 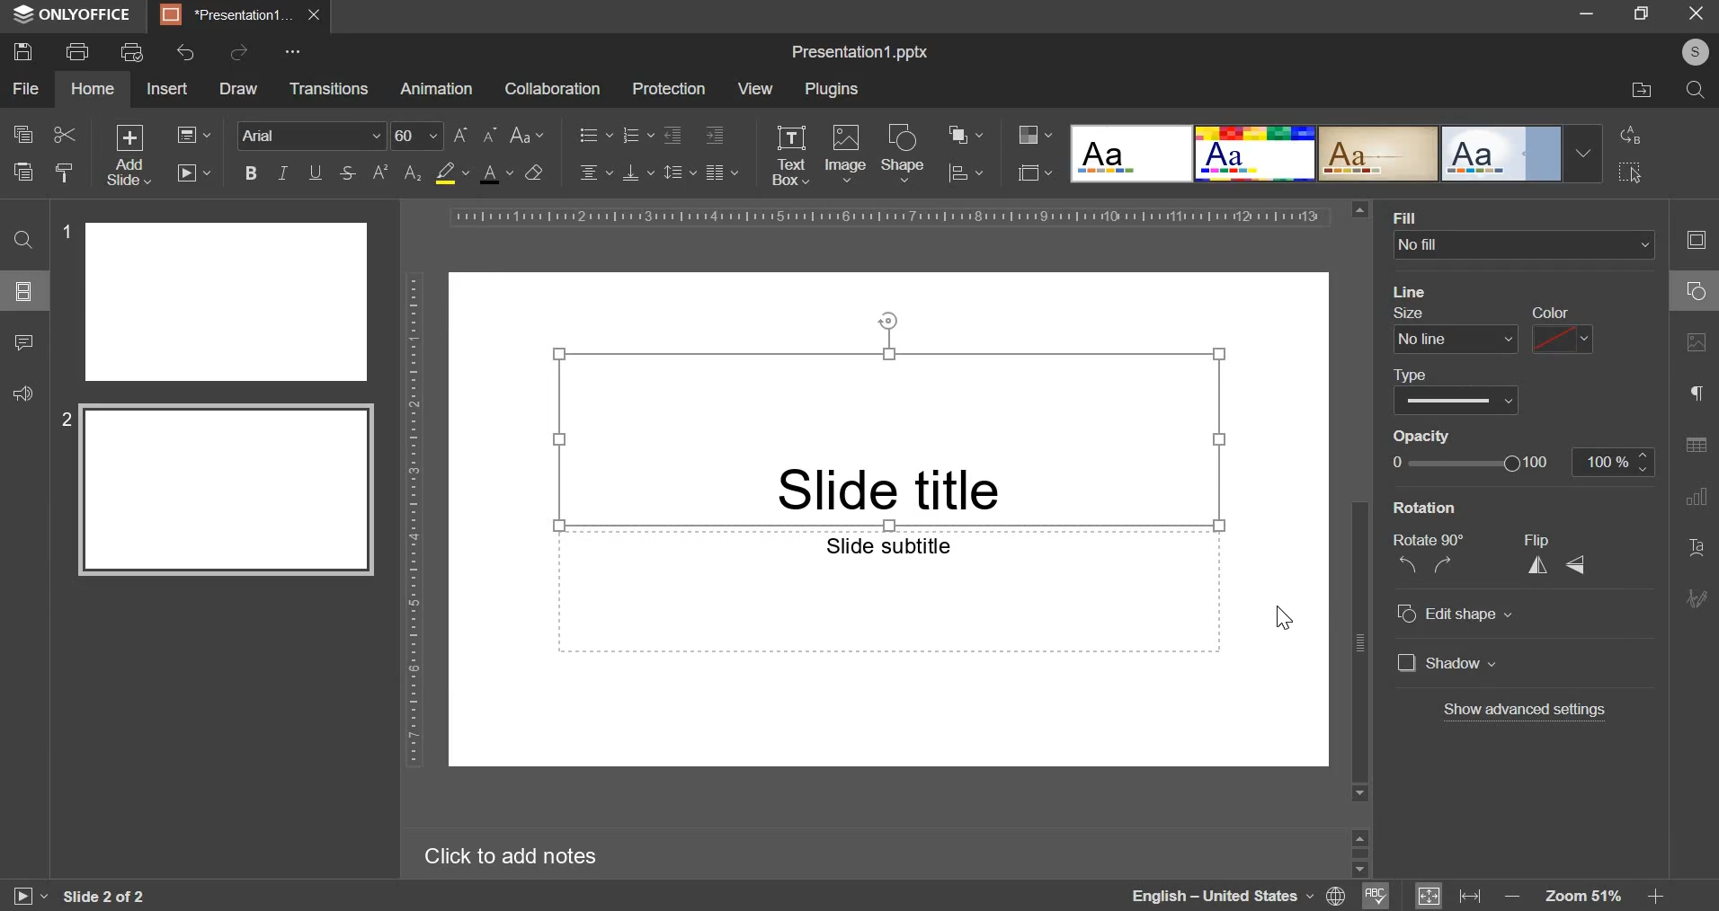 I want to click on rotation, so click(x=1420, y=510).